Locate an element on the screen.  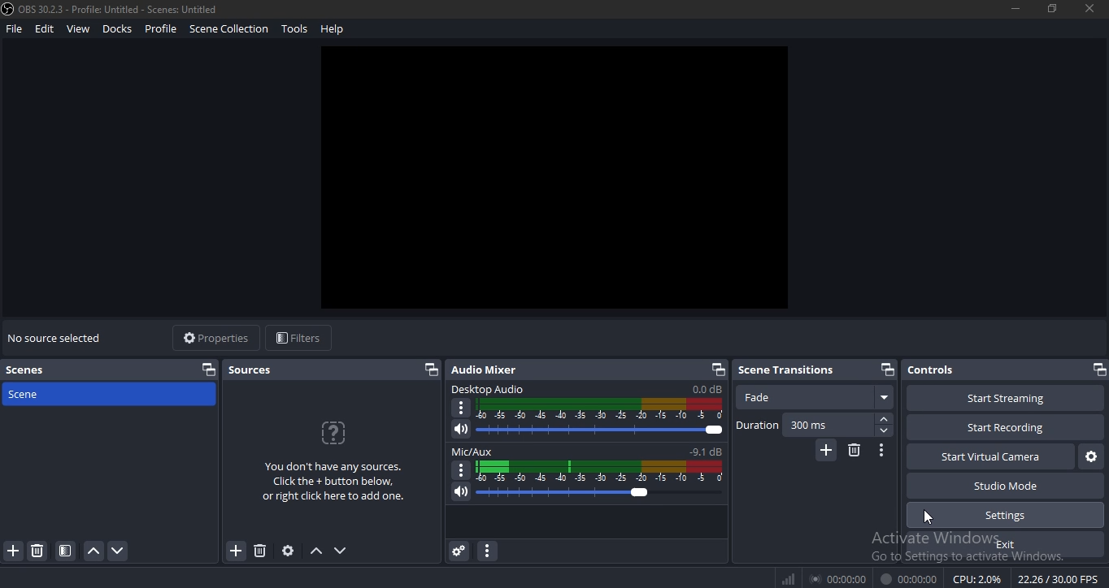
add scene is located at coordinates (14, 551).